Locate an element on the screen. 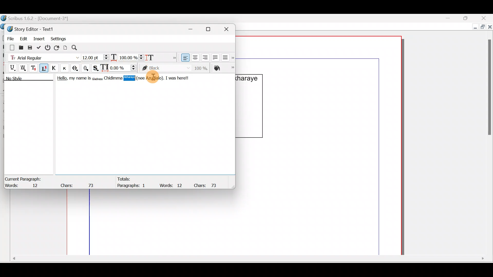 This screenshot has height=277, width=493. Subscript is located at coordinates (34, 67).